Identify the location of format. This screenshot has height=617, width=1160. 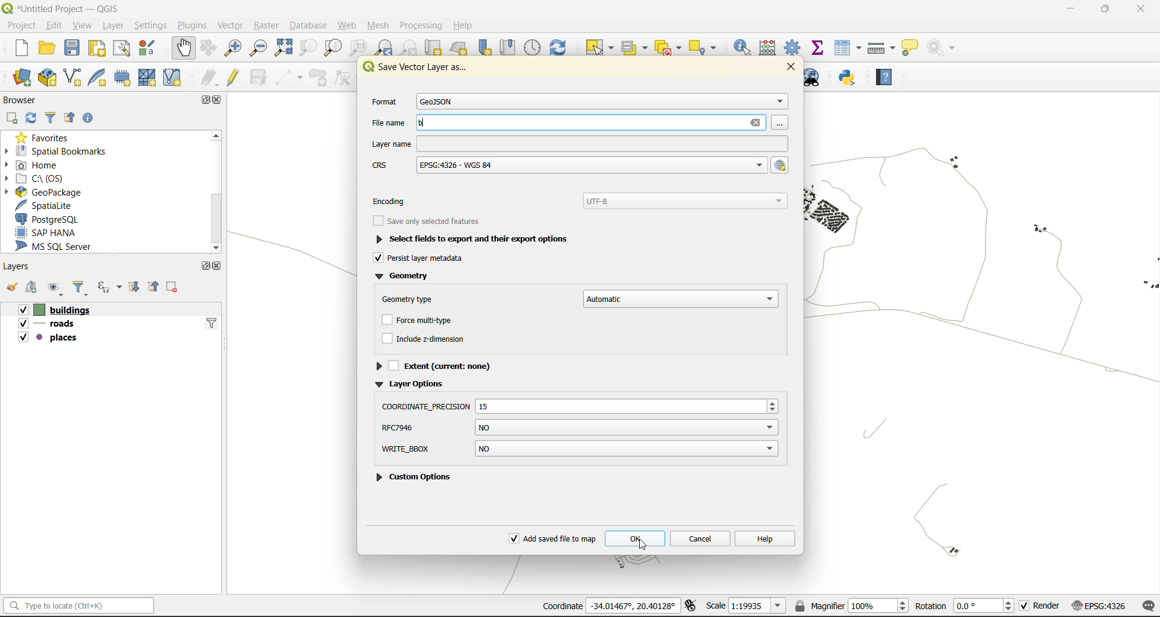
(576, 102).